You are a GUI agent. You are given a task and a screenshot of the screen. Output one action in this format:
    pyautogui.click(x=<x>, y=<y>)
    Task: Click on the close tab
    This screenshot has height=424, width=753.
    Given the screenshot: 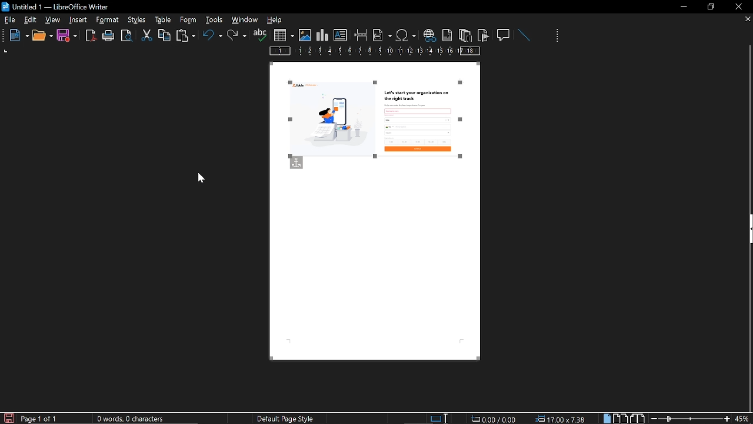 What is the action you would take?
    pyautogui.click(x=748, y=20)
    